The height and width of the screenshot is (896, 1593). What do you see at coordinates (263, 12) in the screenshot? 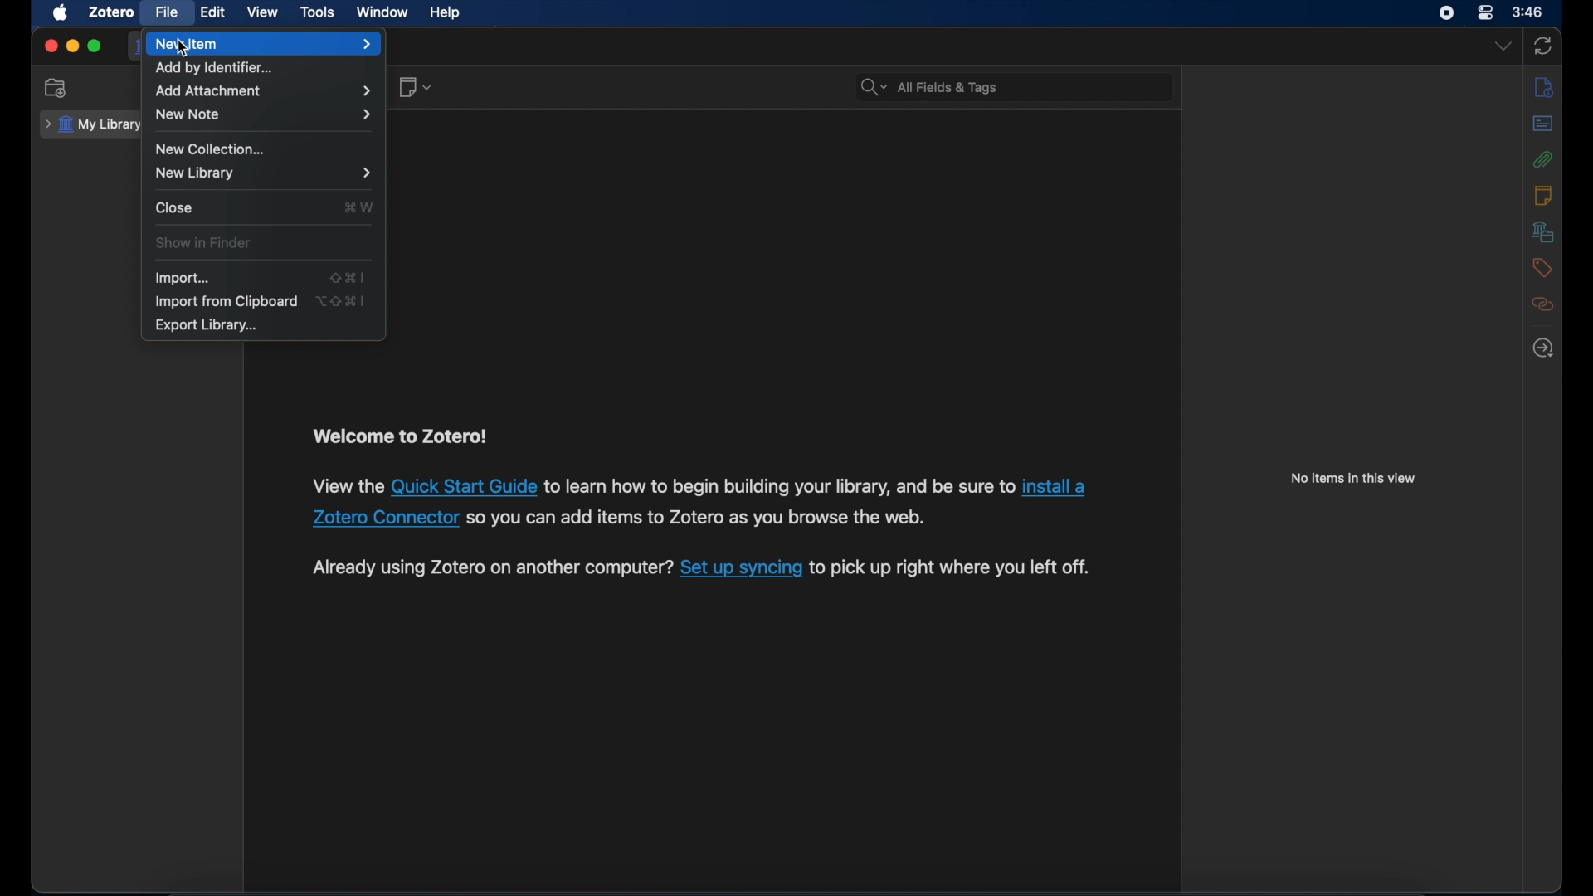
I see `view` at bounding box center [263, 12].